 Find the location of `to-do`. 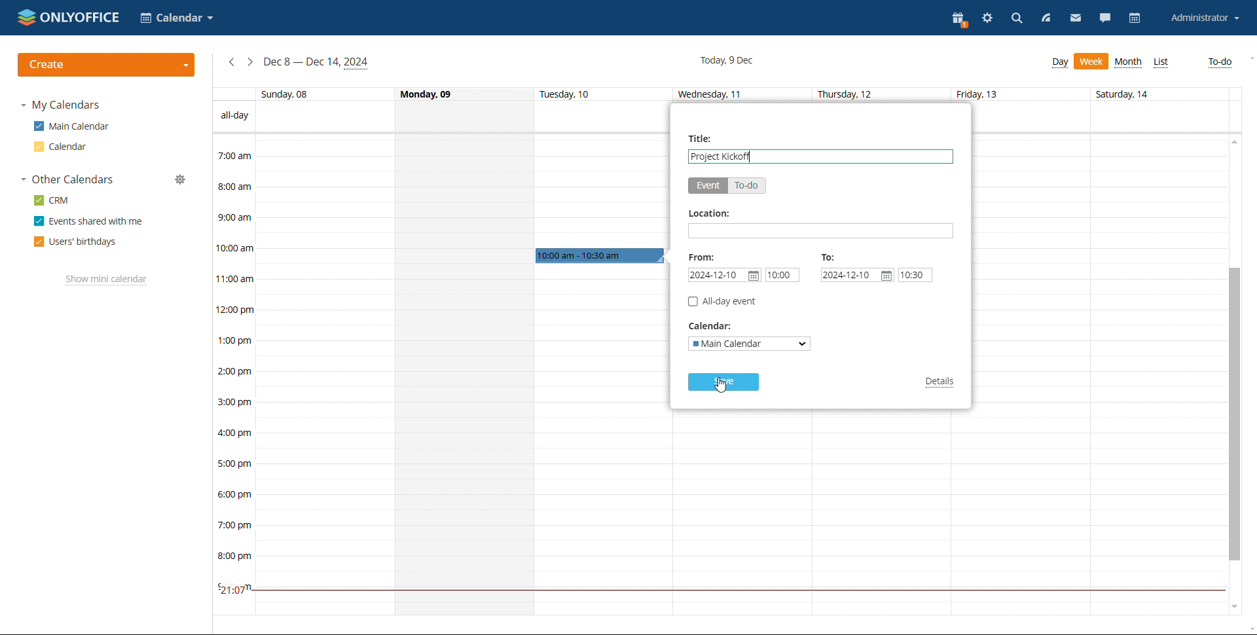

to-do is located at coordinates (747, 185).